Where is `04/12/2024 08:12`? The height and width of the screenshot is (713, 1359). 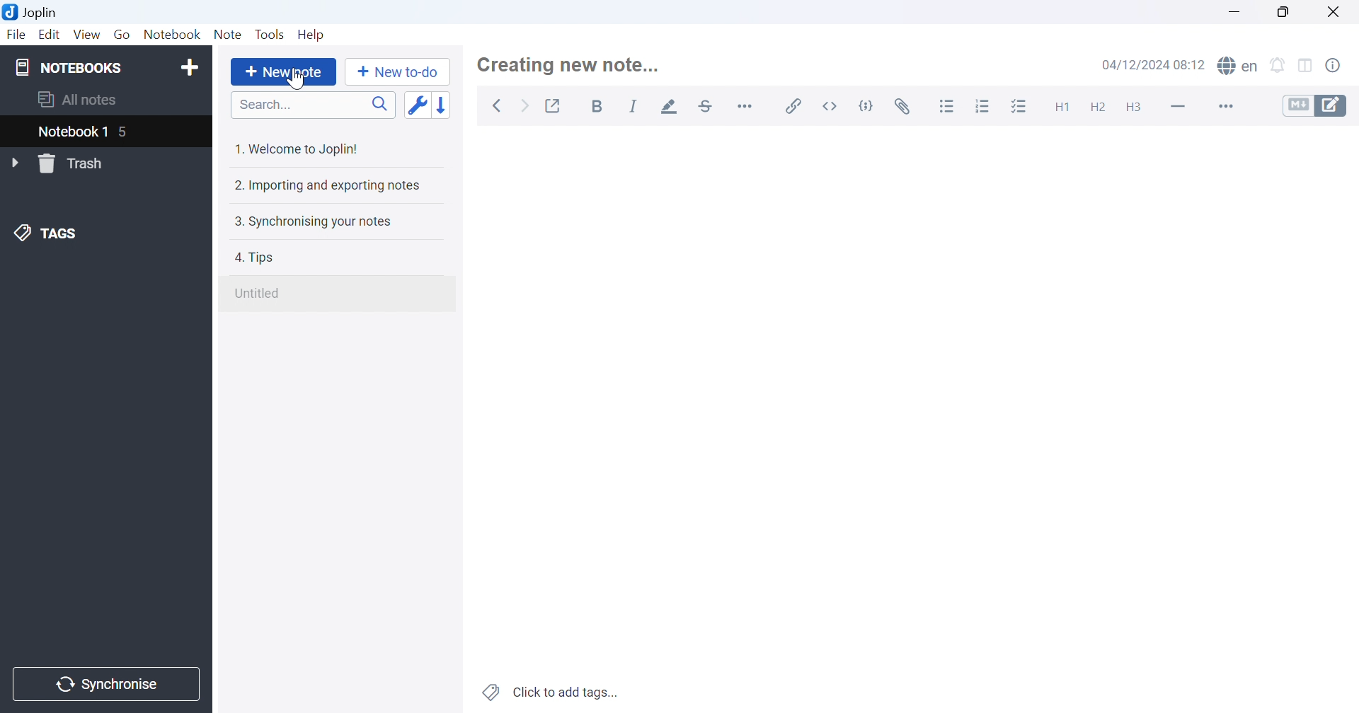
04/12/2024 08:12 is located at coordinates (1154, 64).